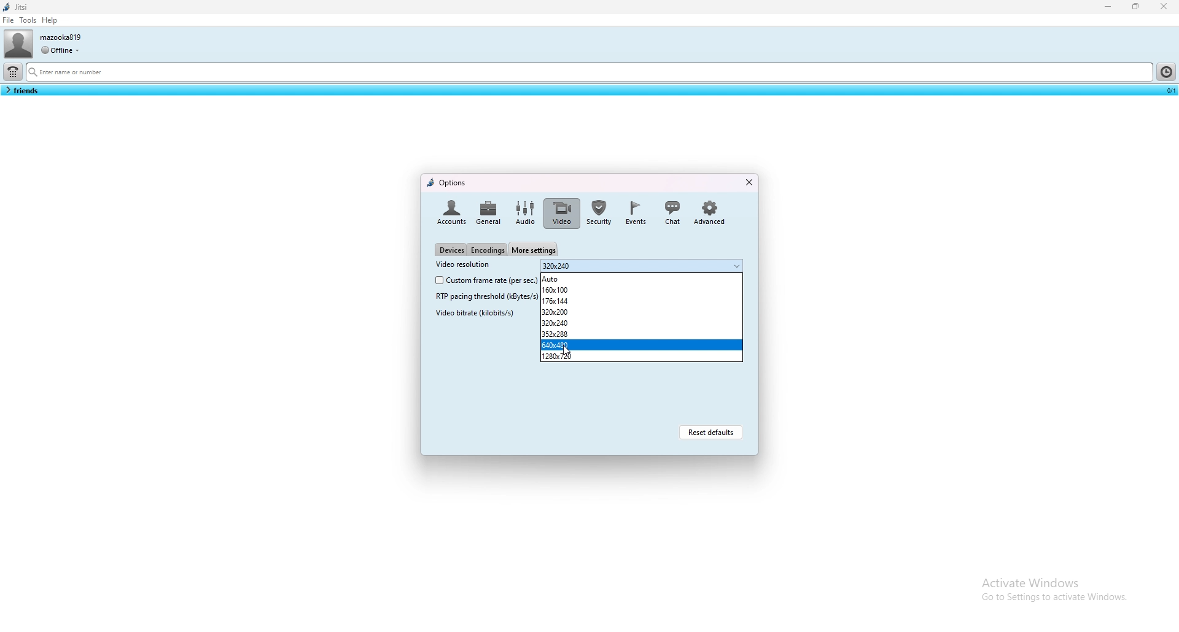  Describe the element at coordinates (672, 211) in the screenshot. I see `chat` at that location.